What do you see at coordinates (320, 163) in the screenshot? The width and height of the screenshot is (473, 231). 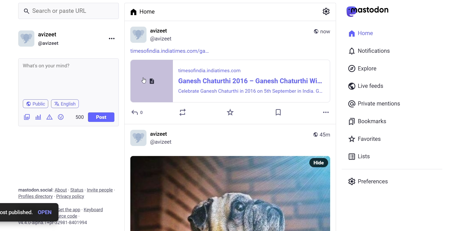 I see `Hide ` at bounding box center [320, 163].